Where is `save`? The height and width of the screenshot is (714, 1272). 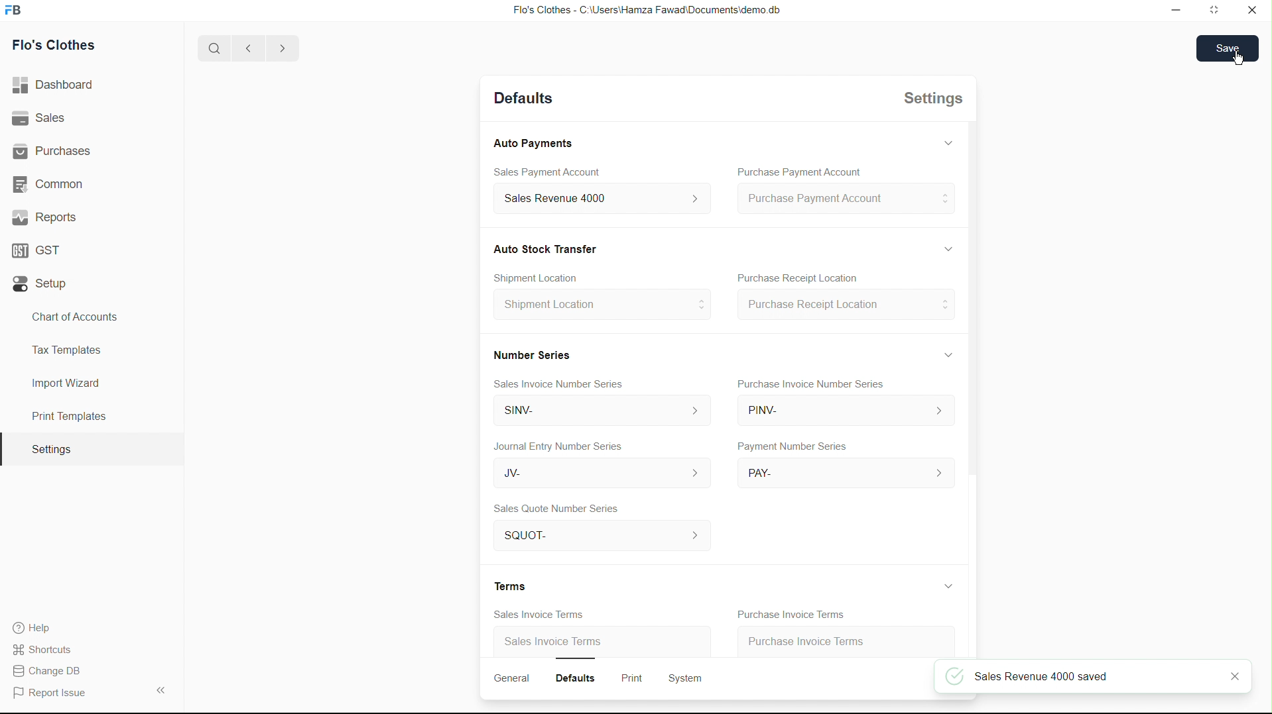
save is located at coordinates (1228, 48).